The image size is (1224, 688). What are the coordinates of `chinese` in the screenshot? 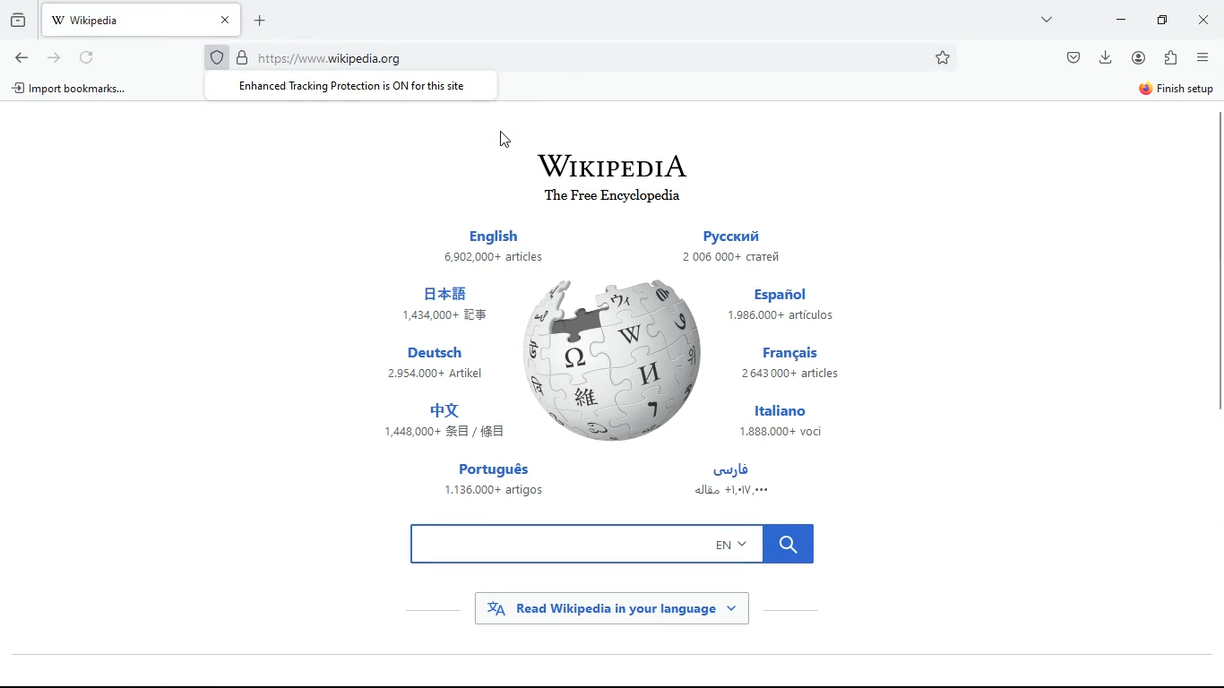 It's located at (444, 306).